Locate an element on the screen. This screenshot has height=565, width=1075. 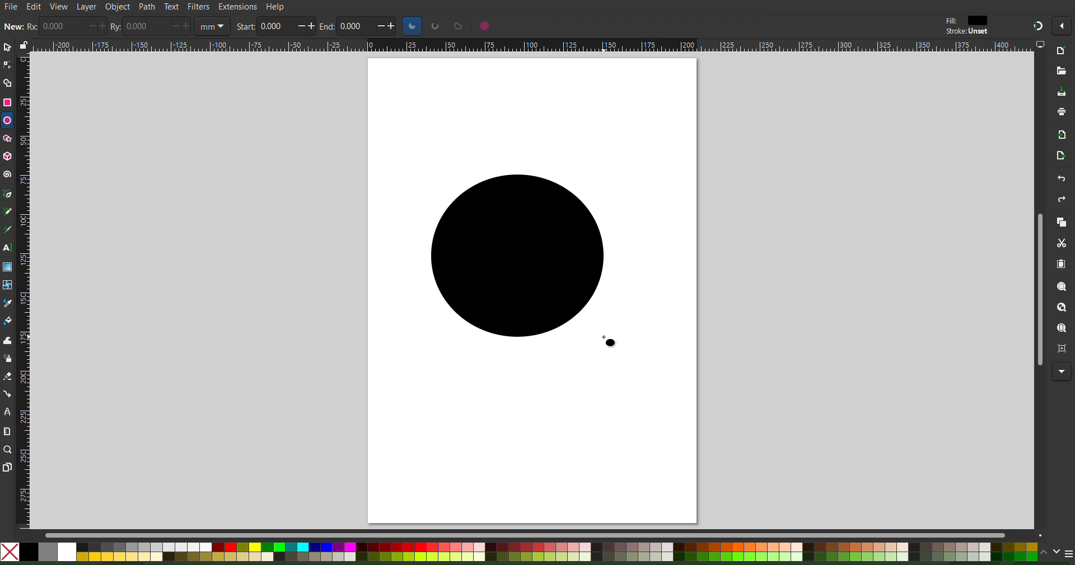
3D Box Tool is located at coordinates (7, 156).